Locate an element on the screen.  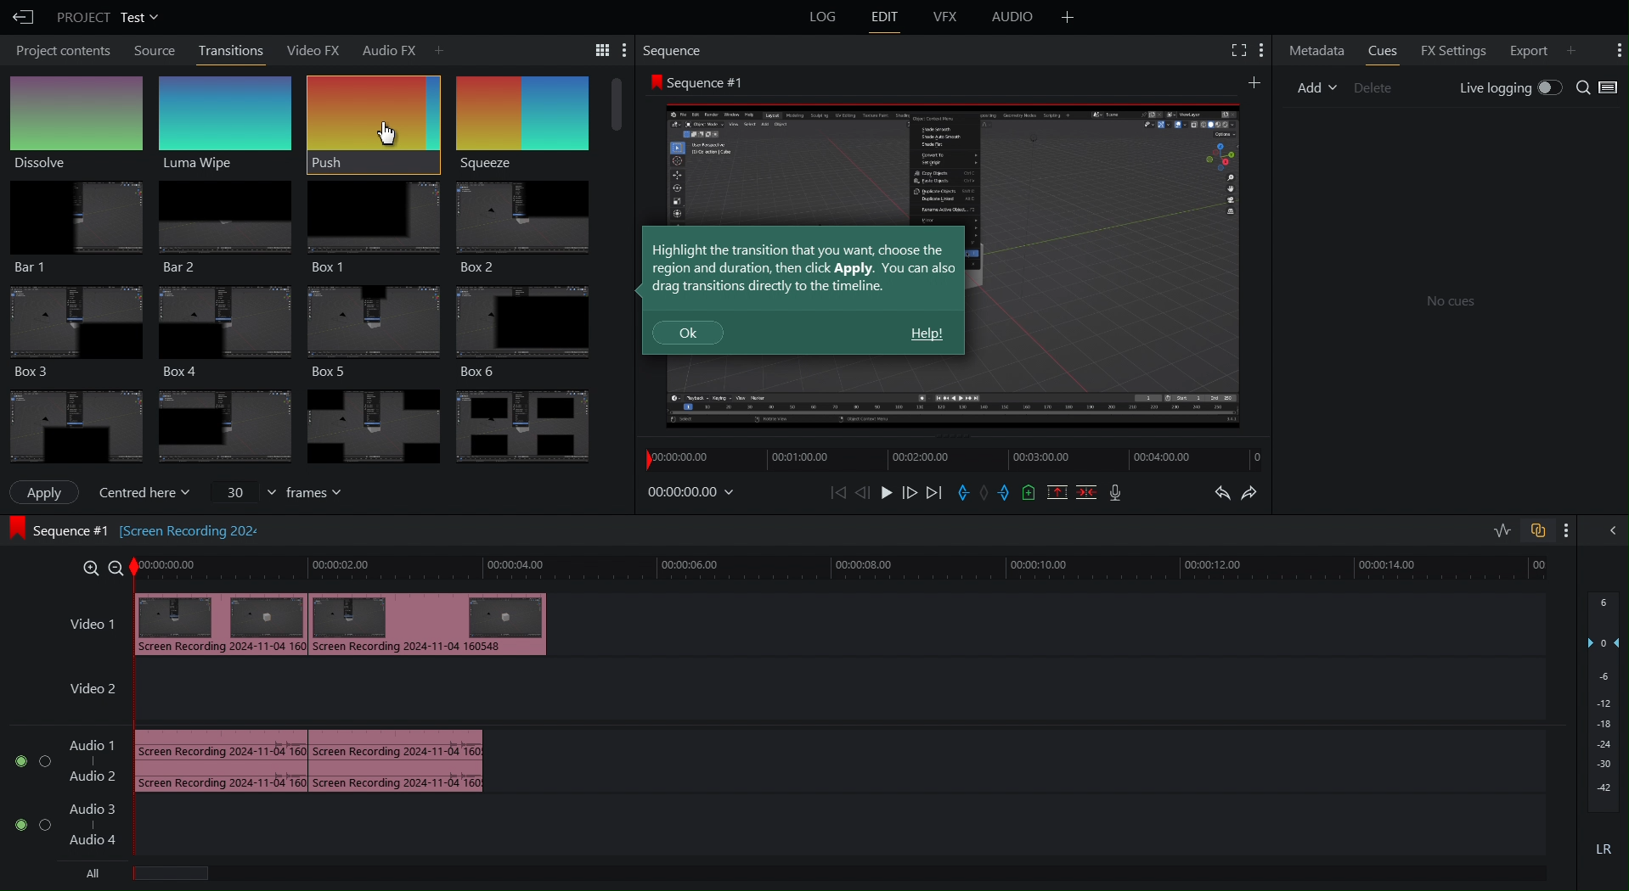
Add  is located at coordinates (1315, 87).